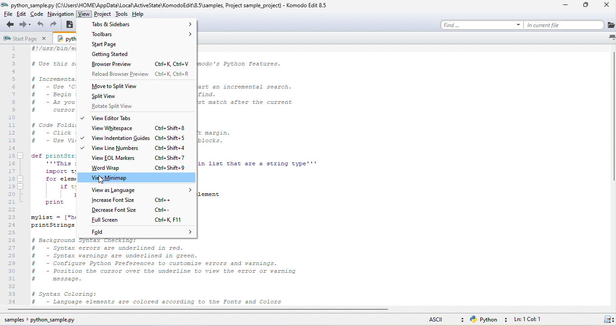 Image resolution: width=616 pixels, height=326 pixels. Describe the element at coordinates (607, 320) in the screenshot. I see `syntax checking status` at that location.